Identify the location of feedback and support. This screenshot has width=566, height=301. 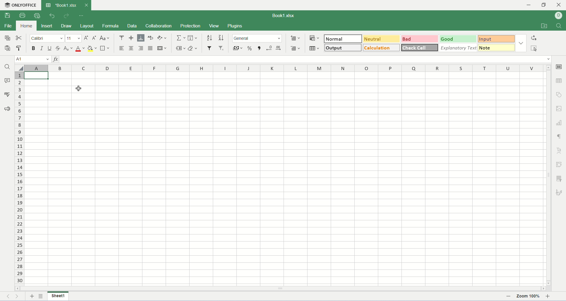
(7, 108).